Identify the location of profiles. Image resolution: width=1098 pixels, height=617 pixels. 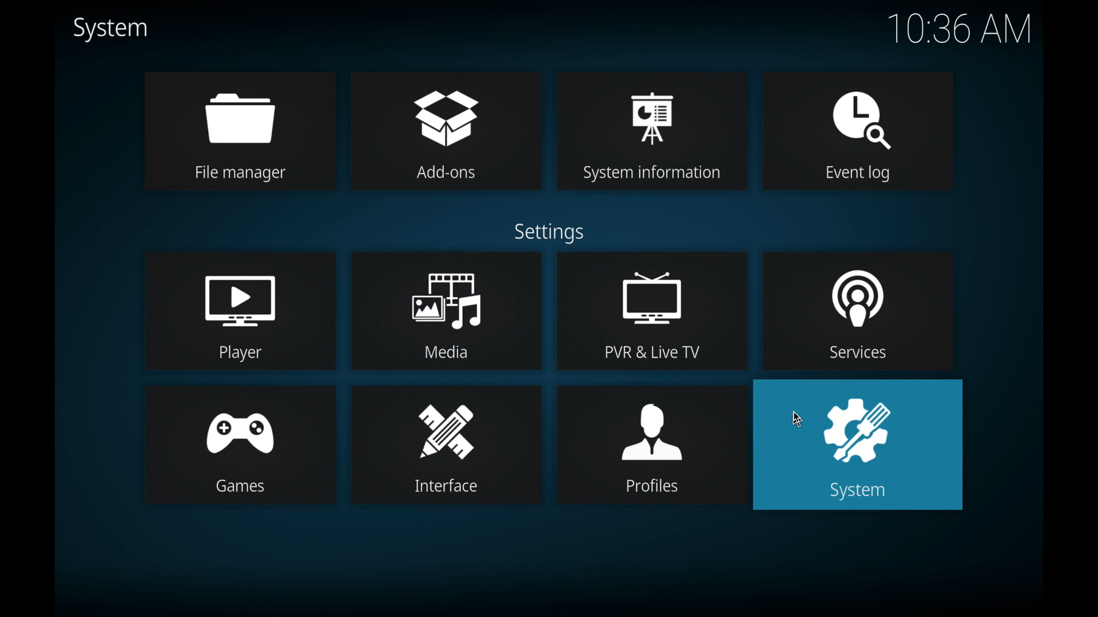
(649, 445).